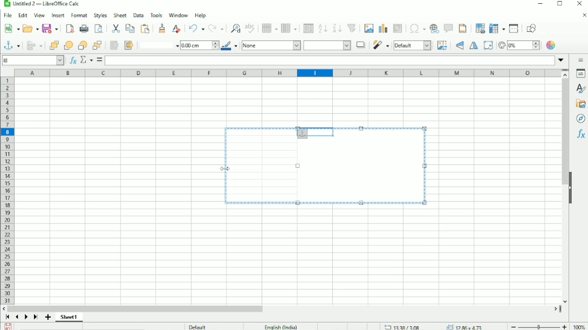 The height and width of the screenshot is (330, 588). Describe the element at coordinates (463, 28) in the screenshot. I see `Headers and footers` at that location.